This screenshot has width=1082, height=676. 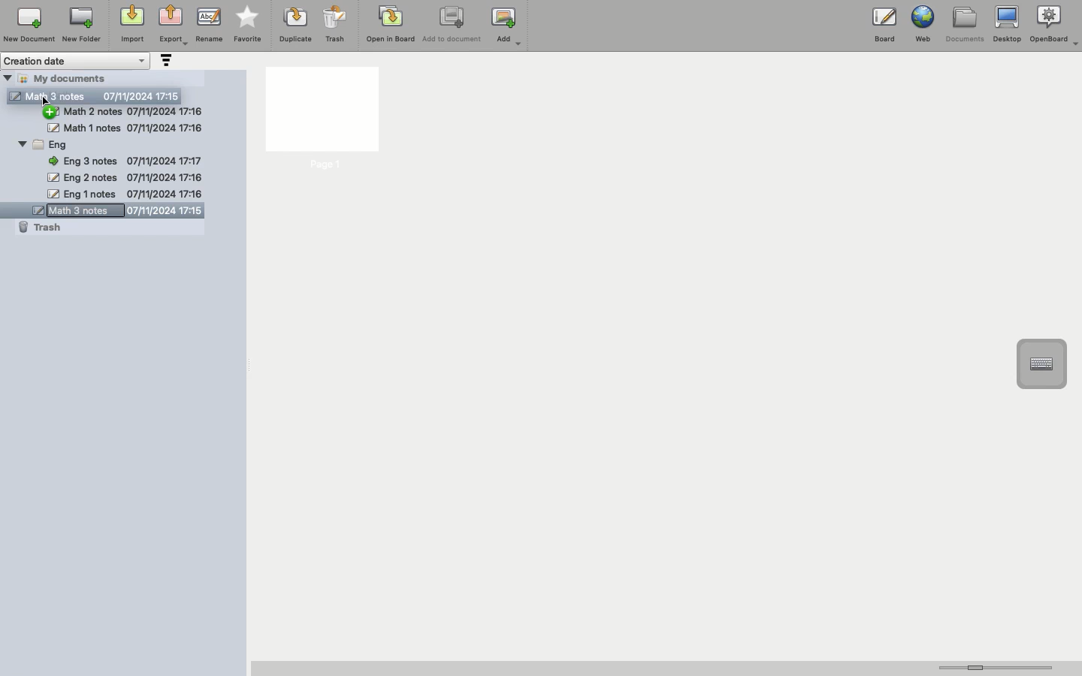 I want to click on Duplicate, so click(x=294, y=25).